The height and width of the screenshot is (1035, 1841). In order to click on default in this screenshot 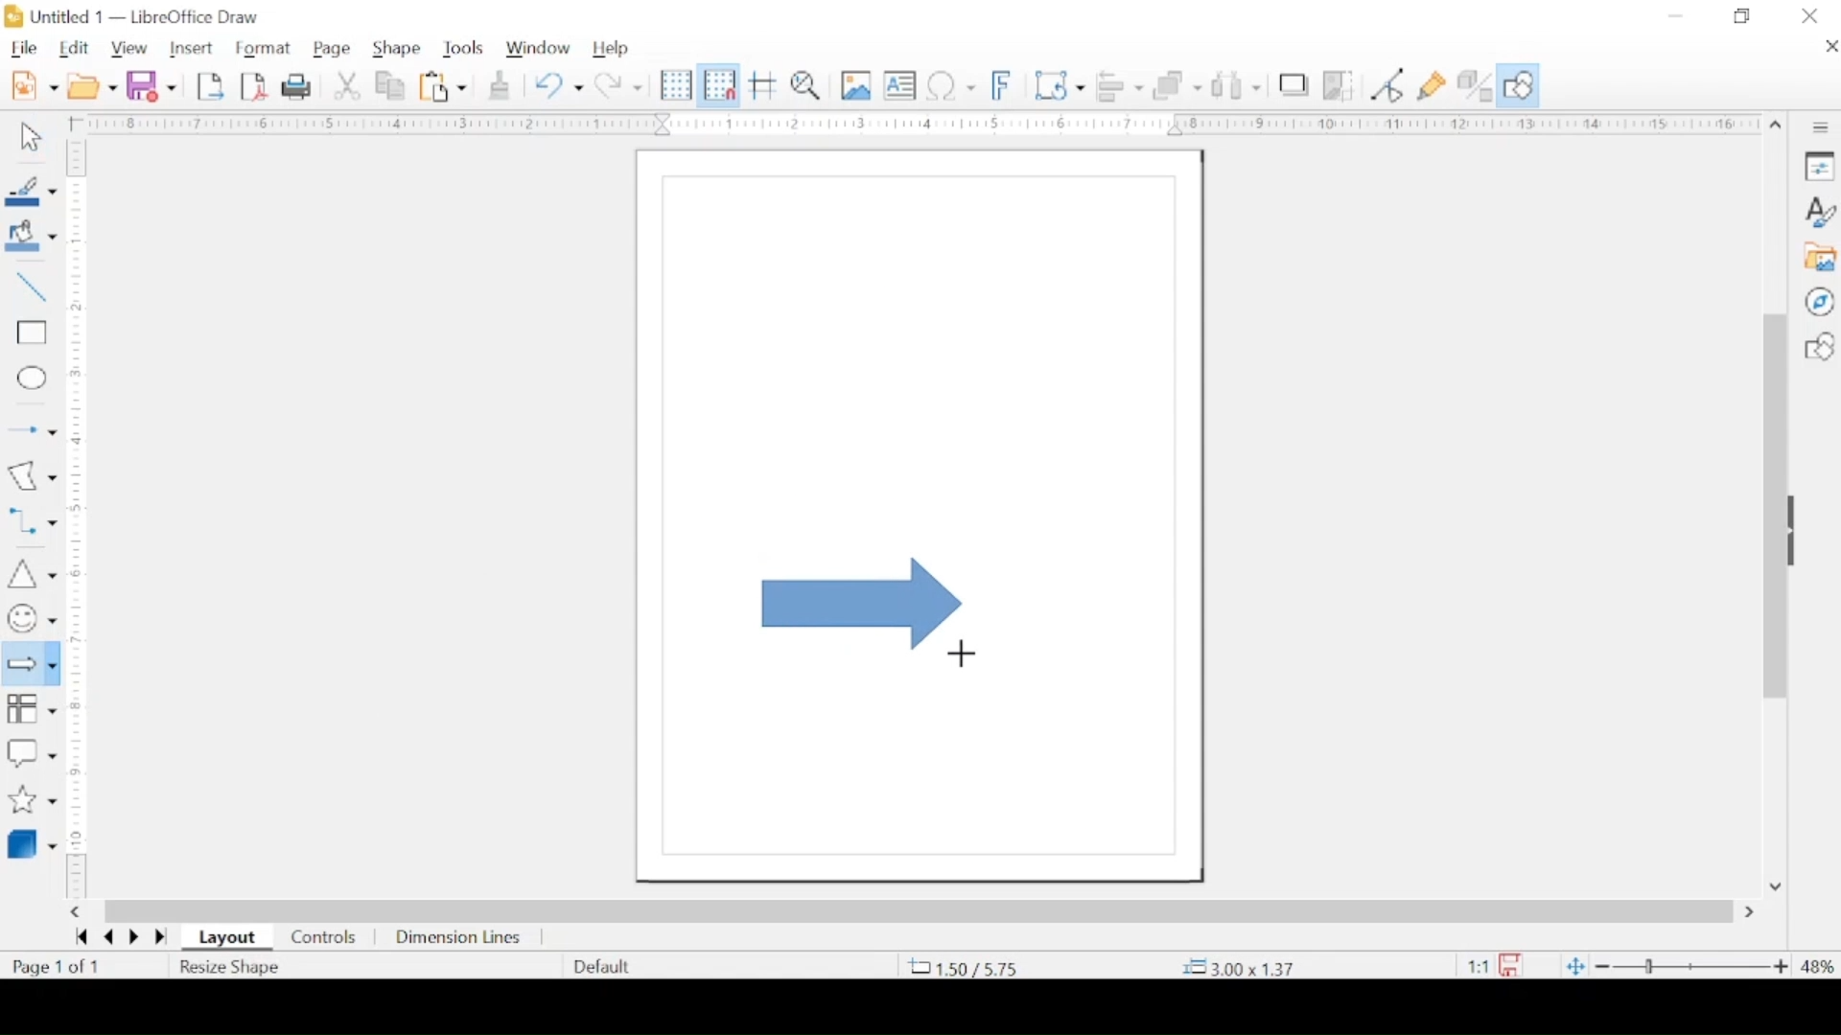, I will do `click(603, 966)`.